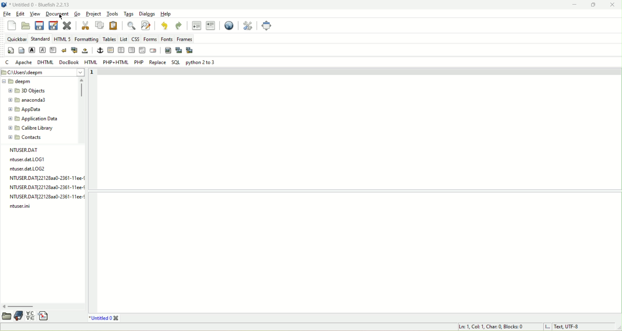 This screenshot has width=622, height=331. What do you see at coordinates (86, 25) in the screenshot?
I see `cut` at bounding box center [86, 25].